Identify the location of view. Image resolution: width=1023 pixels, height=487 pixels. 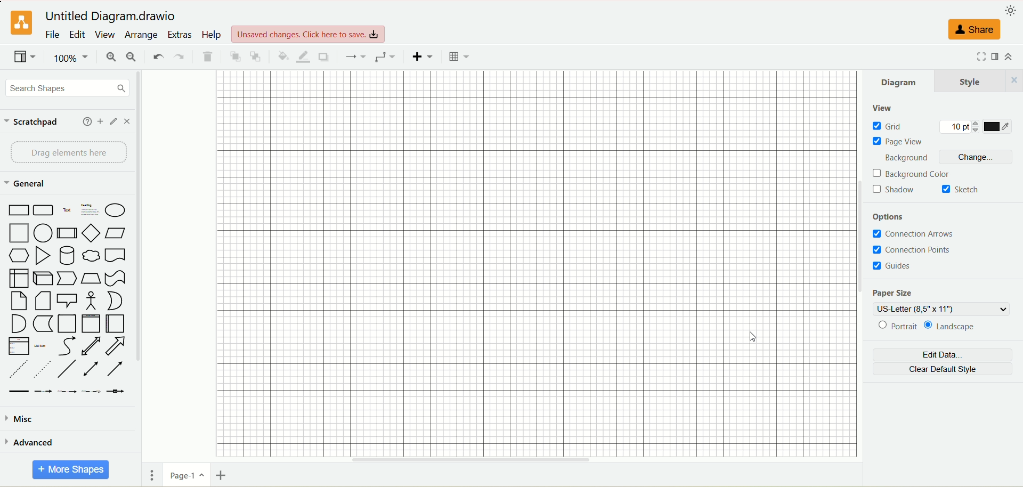
(24, 58).